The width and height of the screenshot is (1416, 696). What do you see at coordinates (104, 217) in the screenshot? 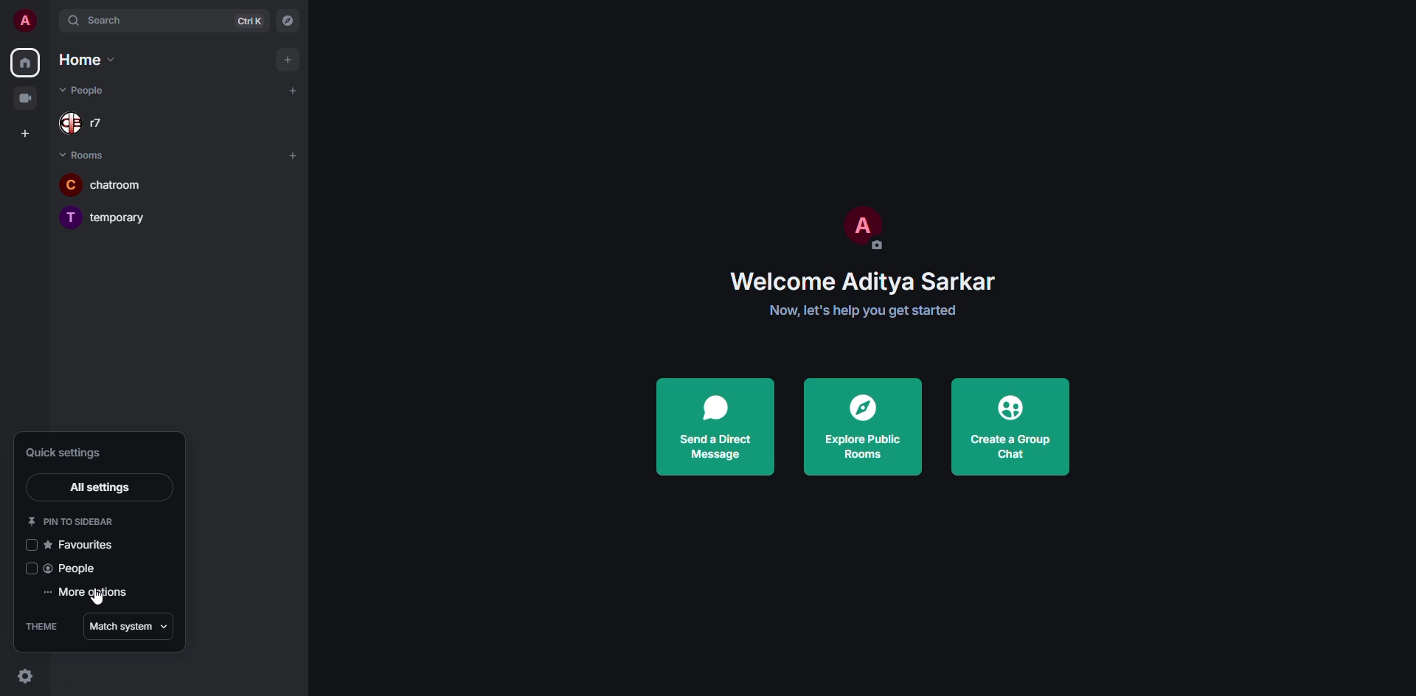
I see `temporary` at bounding box center [104, 217].